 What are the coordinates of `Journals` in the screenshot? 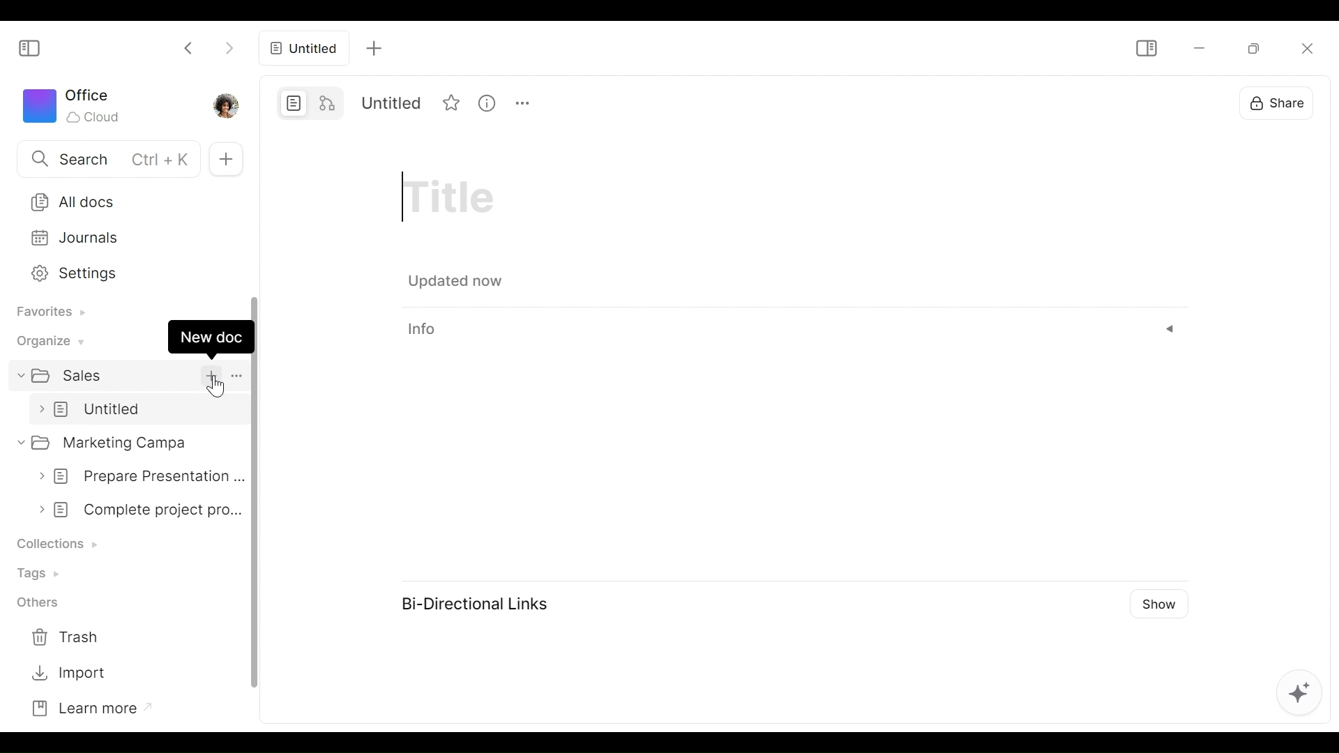 It's located at (122, 237).